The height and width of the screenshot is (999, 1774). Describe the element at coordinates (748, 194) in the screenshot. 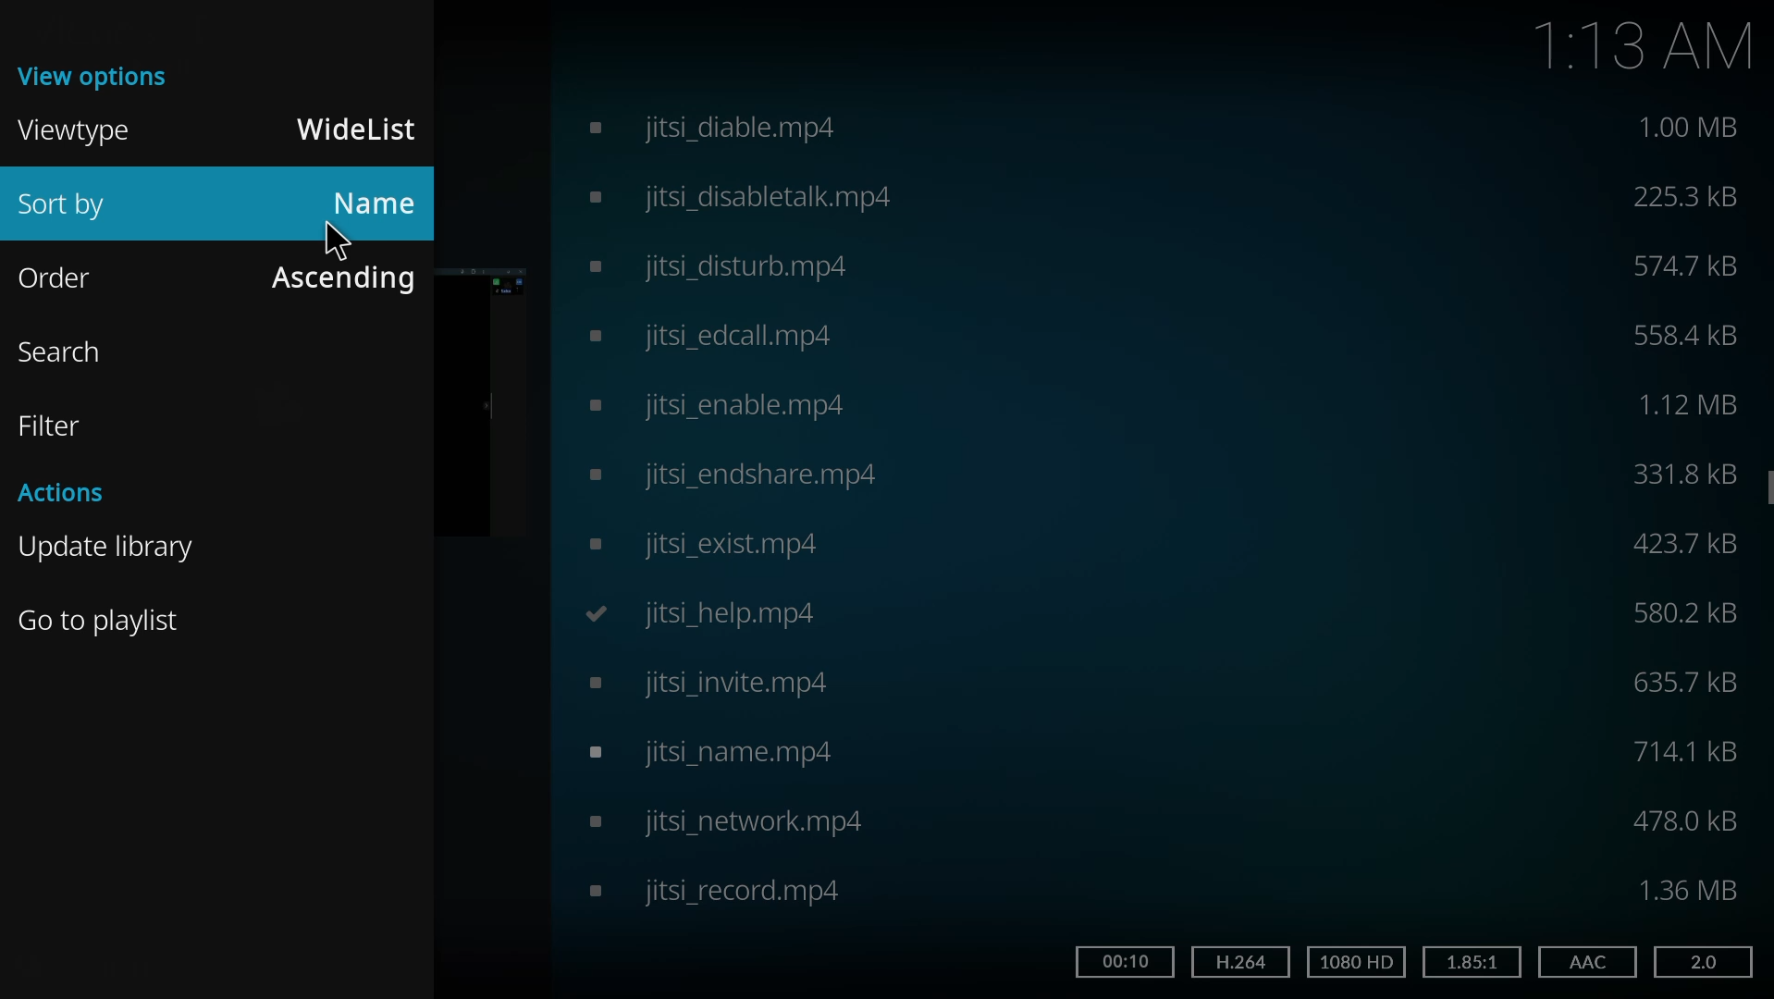

I see `video` at that location.